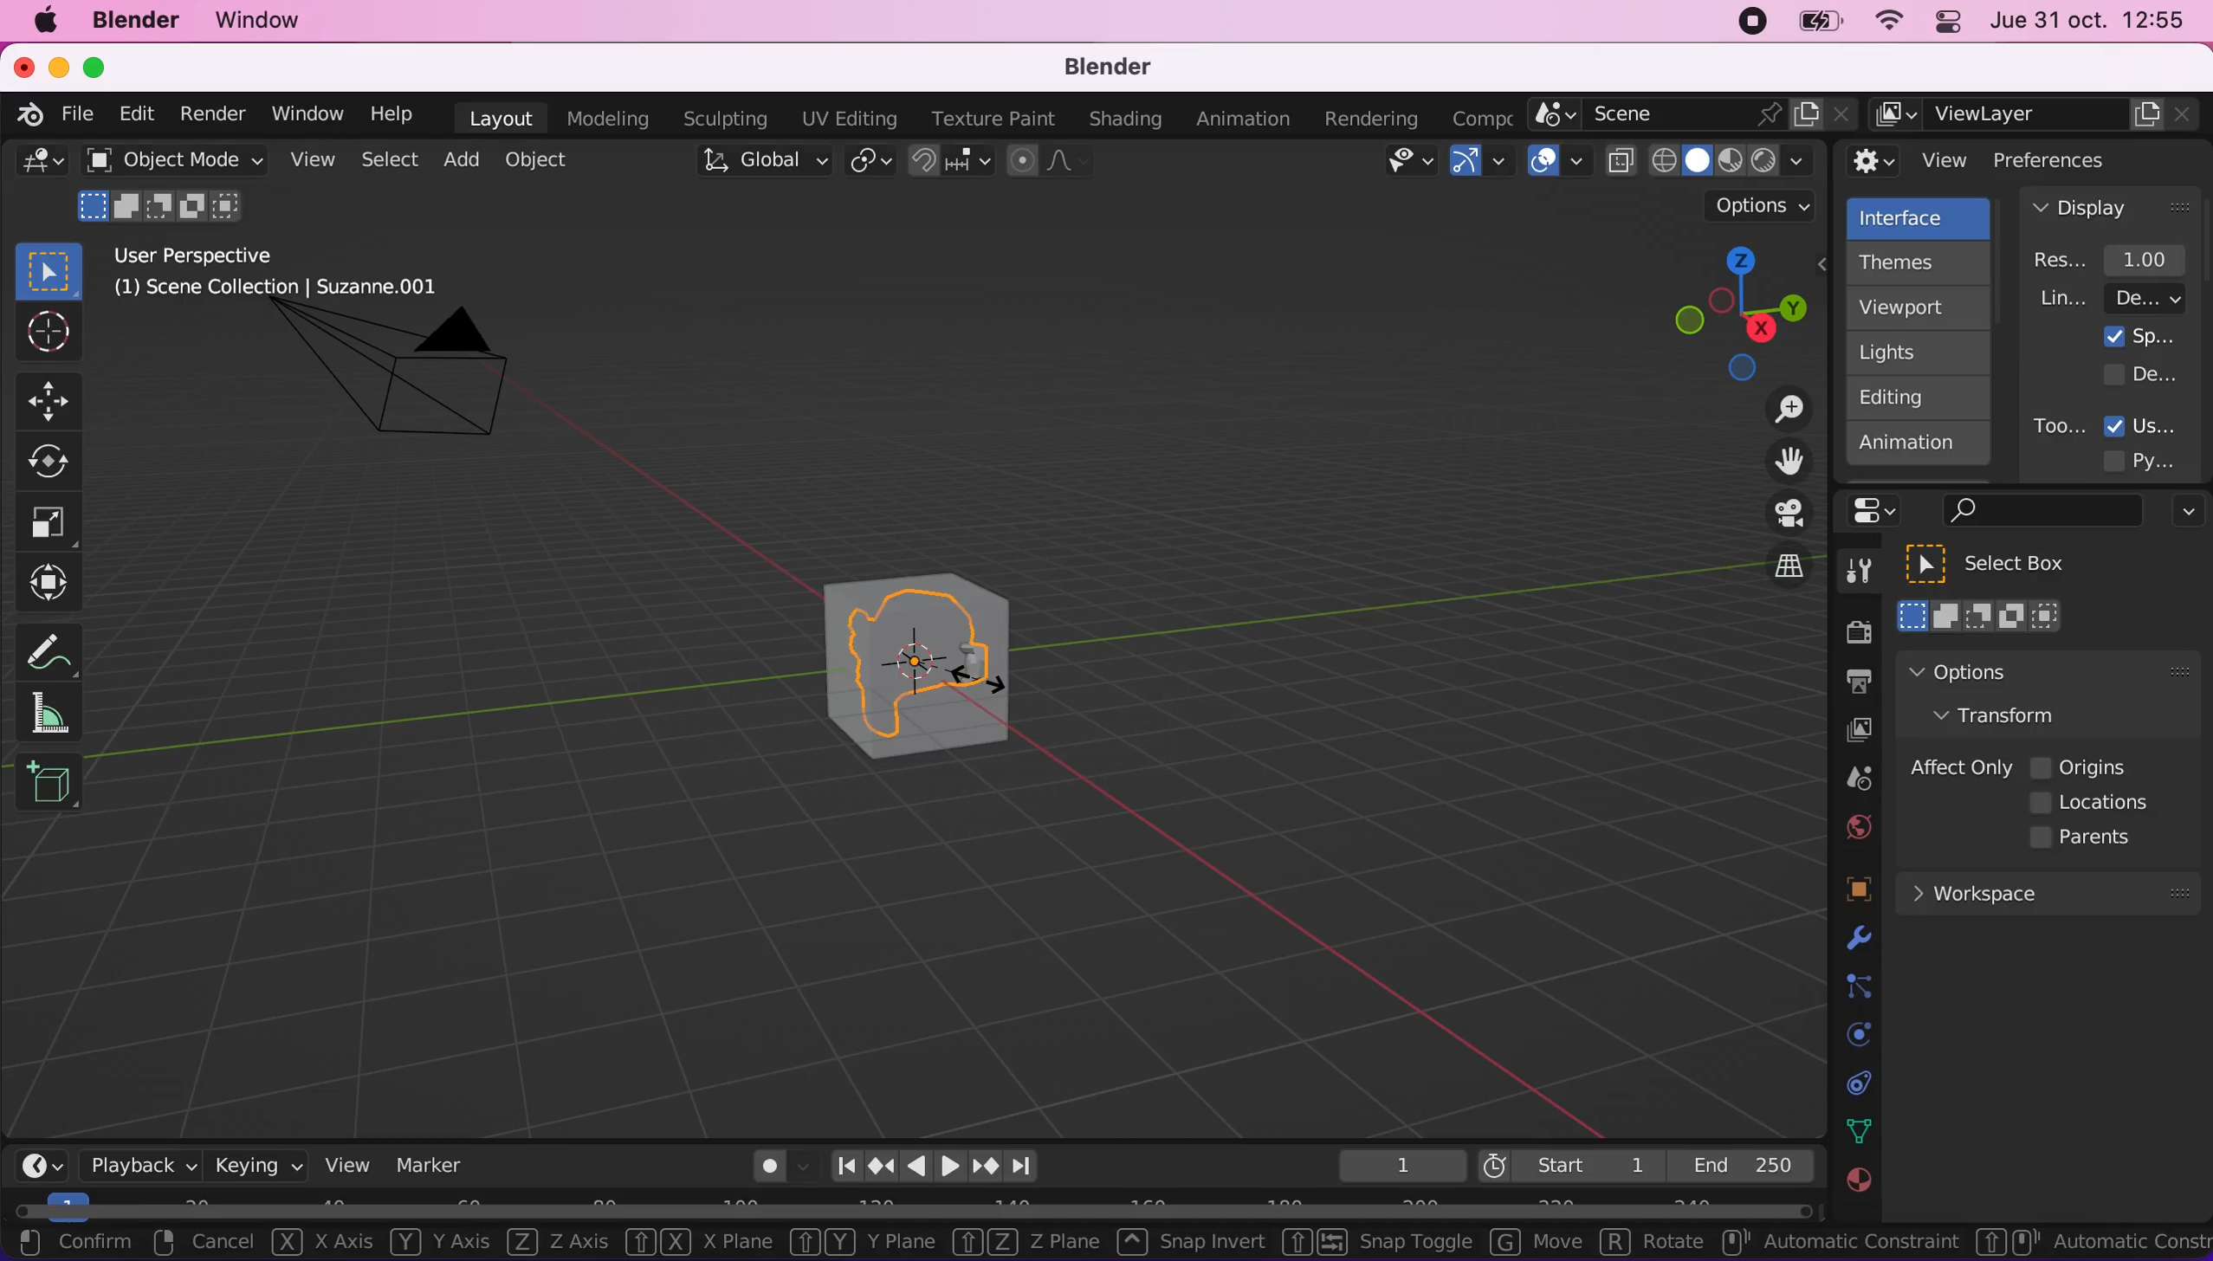  I want to click on blender, so click(1097, 68).